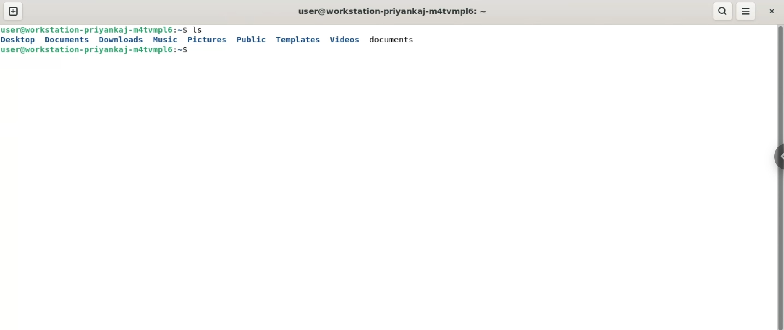 The image size is (784, 330). What do you see at coordinates (120, 39) in the screenshot?
I see `downloads` at bounding box center [120, 39].